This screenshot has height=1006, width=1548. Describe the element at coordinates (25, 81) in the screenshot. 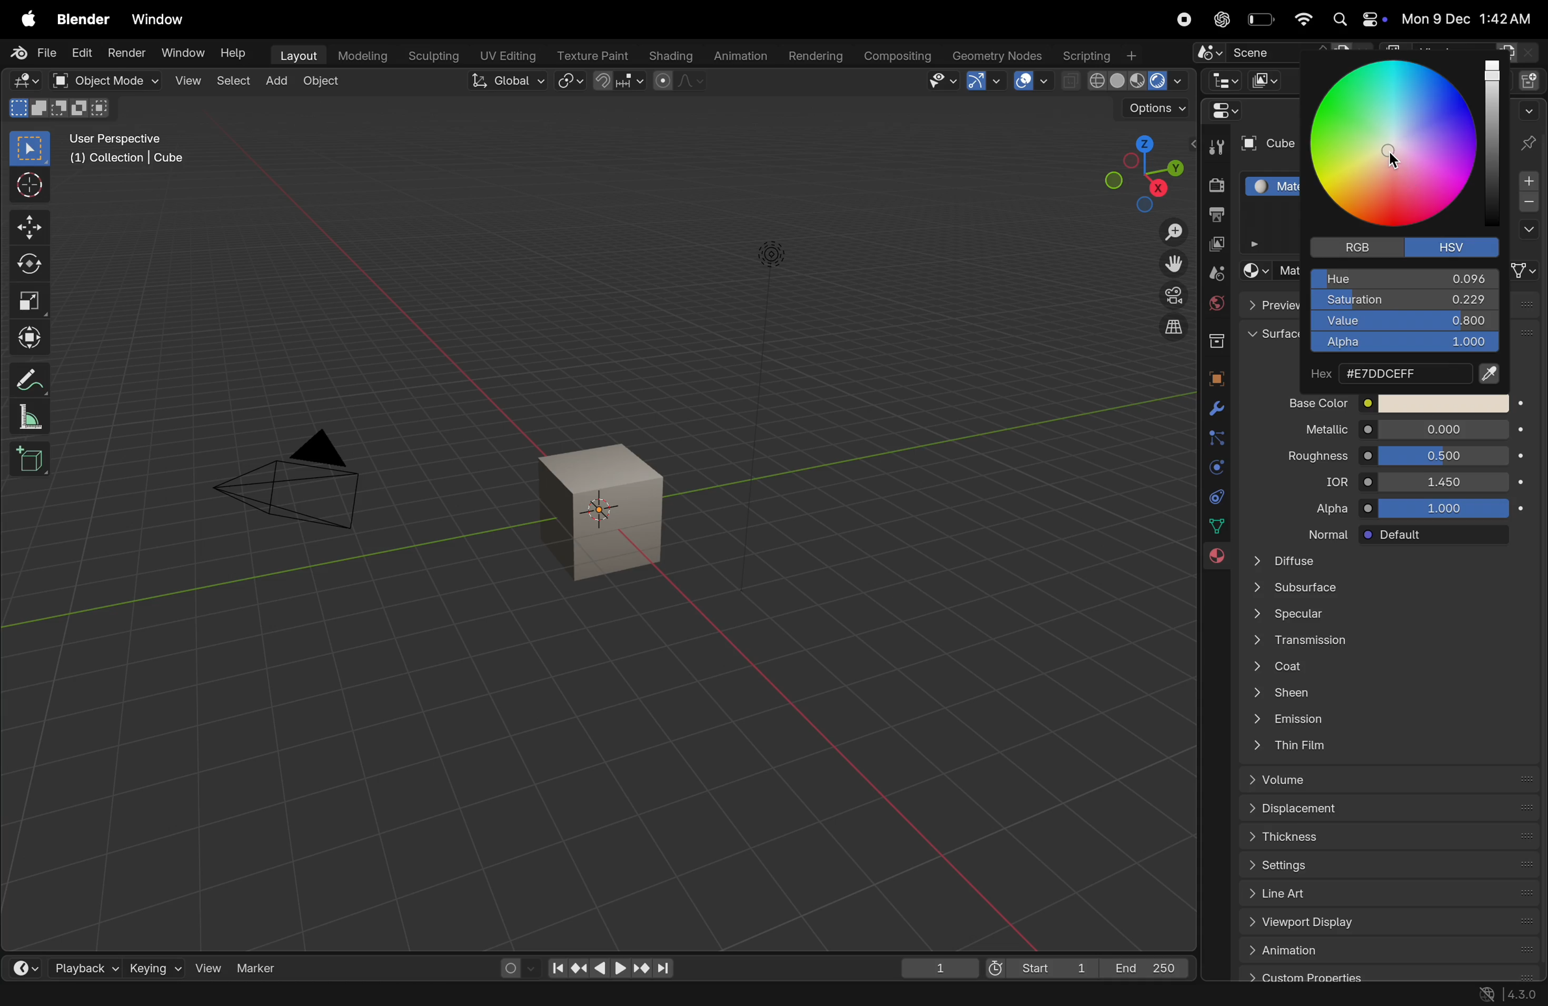

I see `editor type` at that location.